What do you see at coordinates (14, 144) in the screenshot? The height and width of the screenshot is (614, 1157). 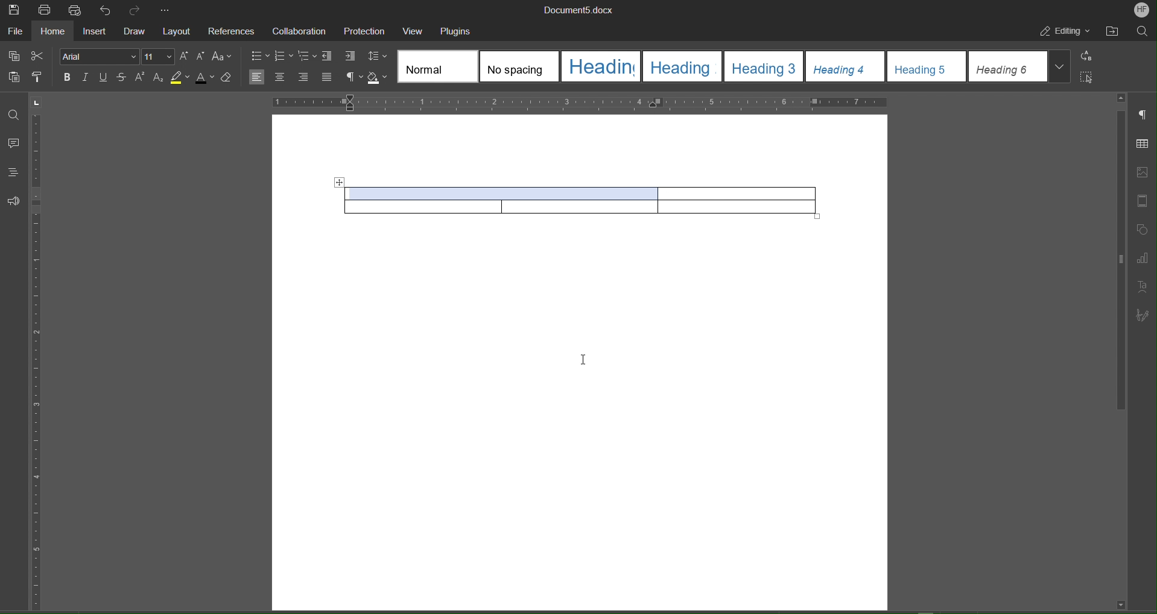 I see `Comment` at bounding box center [14, 144].